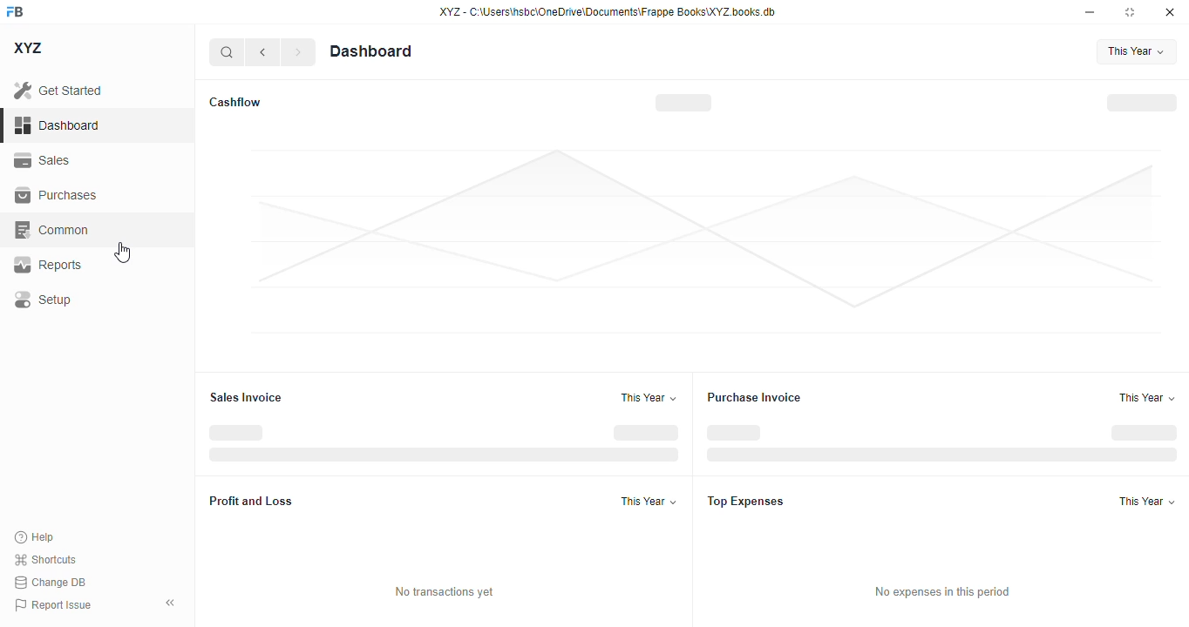  Describe the element at coordinates (58, 195) in the screenshot. I see `purchases` at that location.